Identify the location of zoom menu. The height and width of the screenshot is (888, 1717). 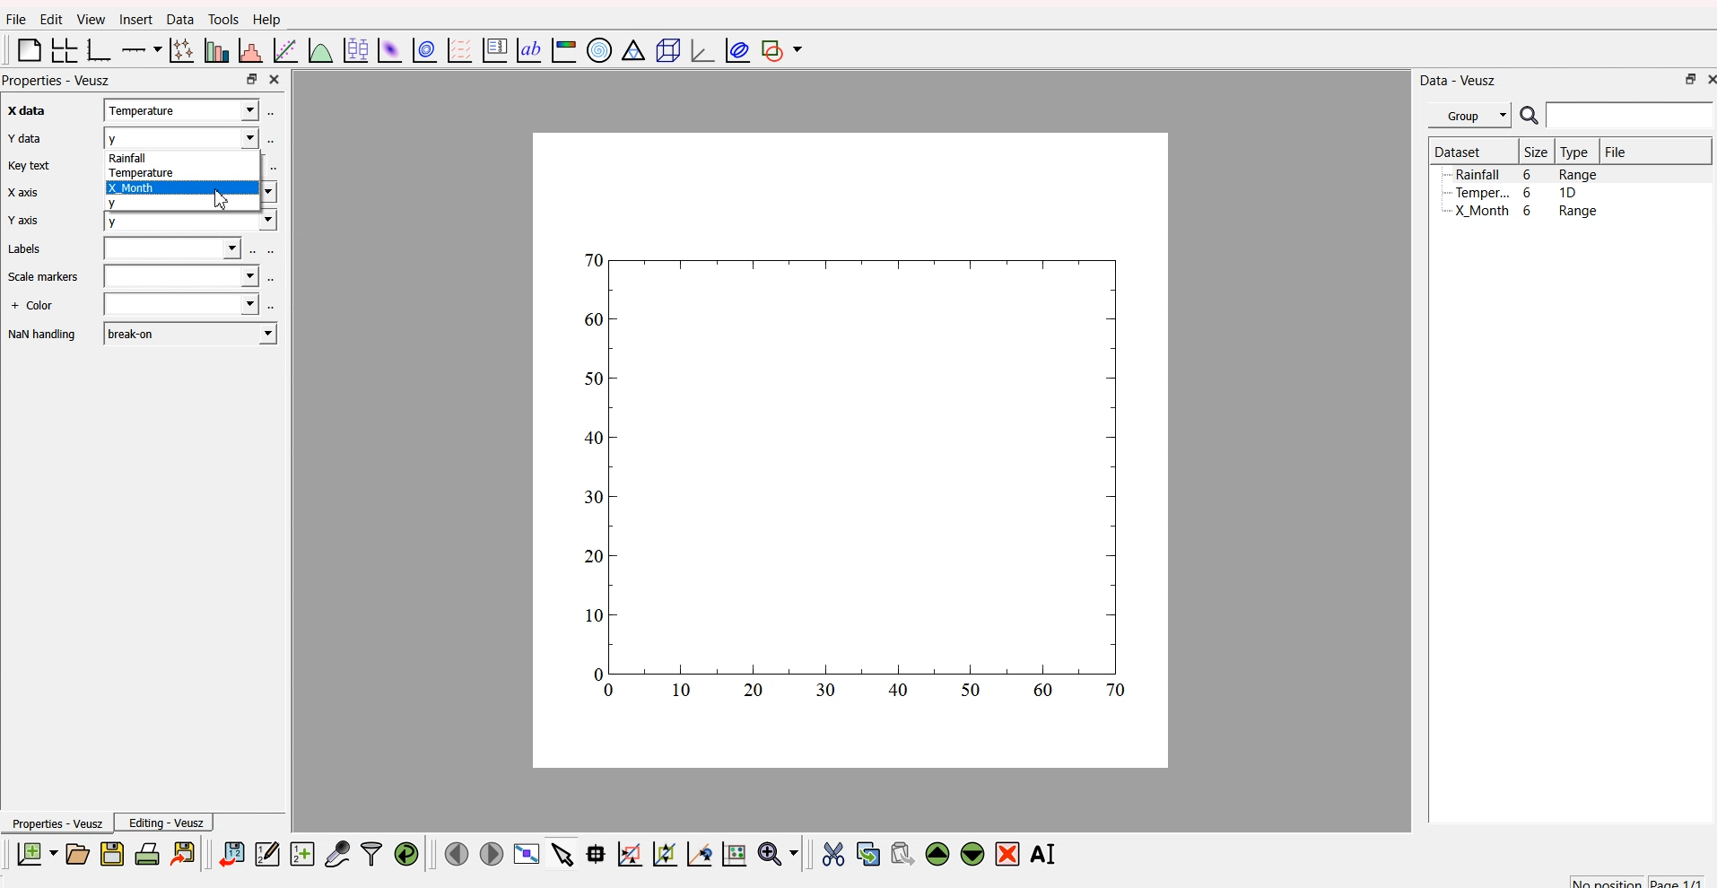
(779, 852).